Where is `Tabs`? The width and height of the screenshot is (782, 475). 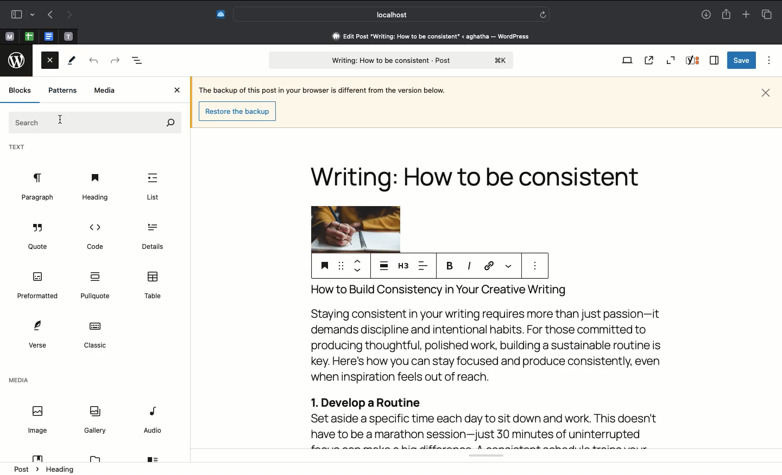
Tabs is located at coordinates (767, 14).